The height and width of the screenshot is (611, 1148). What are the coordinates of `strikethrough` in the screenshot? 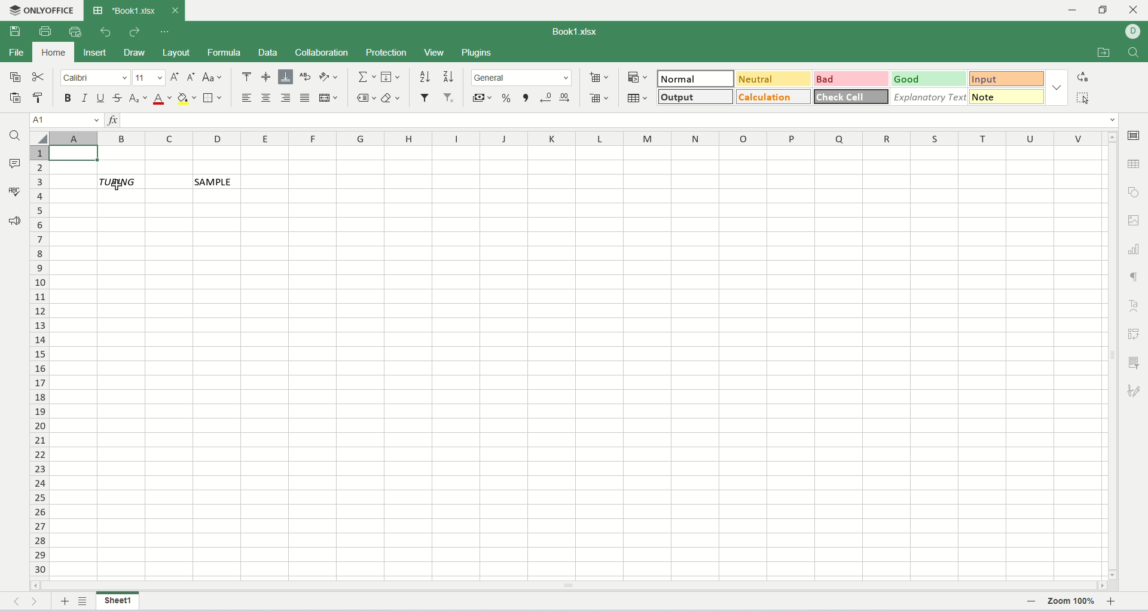 It's located at (120, 99).